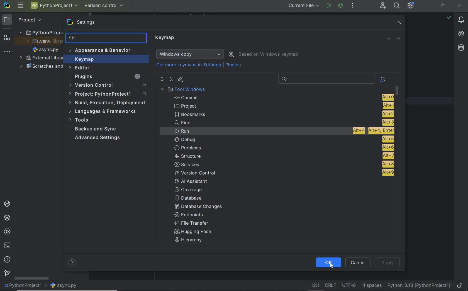 The width and height of the screenshot is (468, 291). I want to click on Languages & frameworks, so click(104, 112).